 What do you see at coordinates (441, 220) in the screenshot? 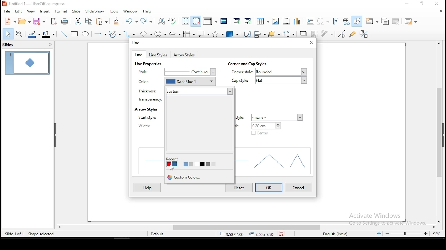
I see `close` at bounding box center [441, 220].